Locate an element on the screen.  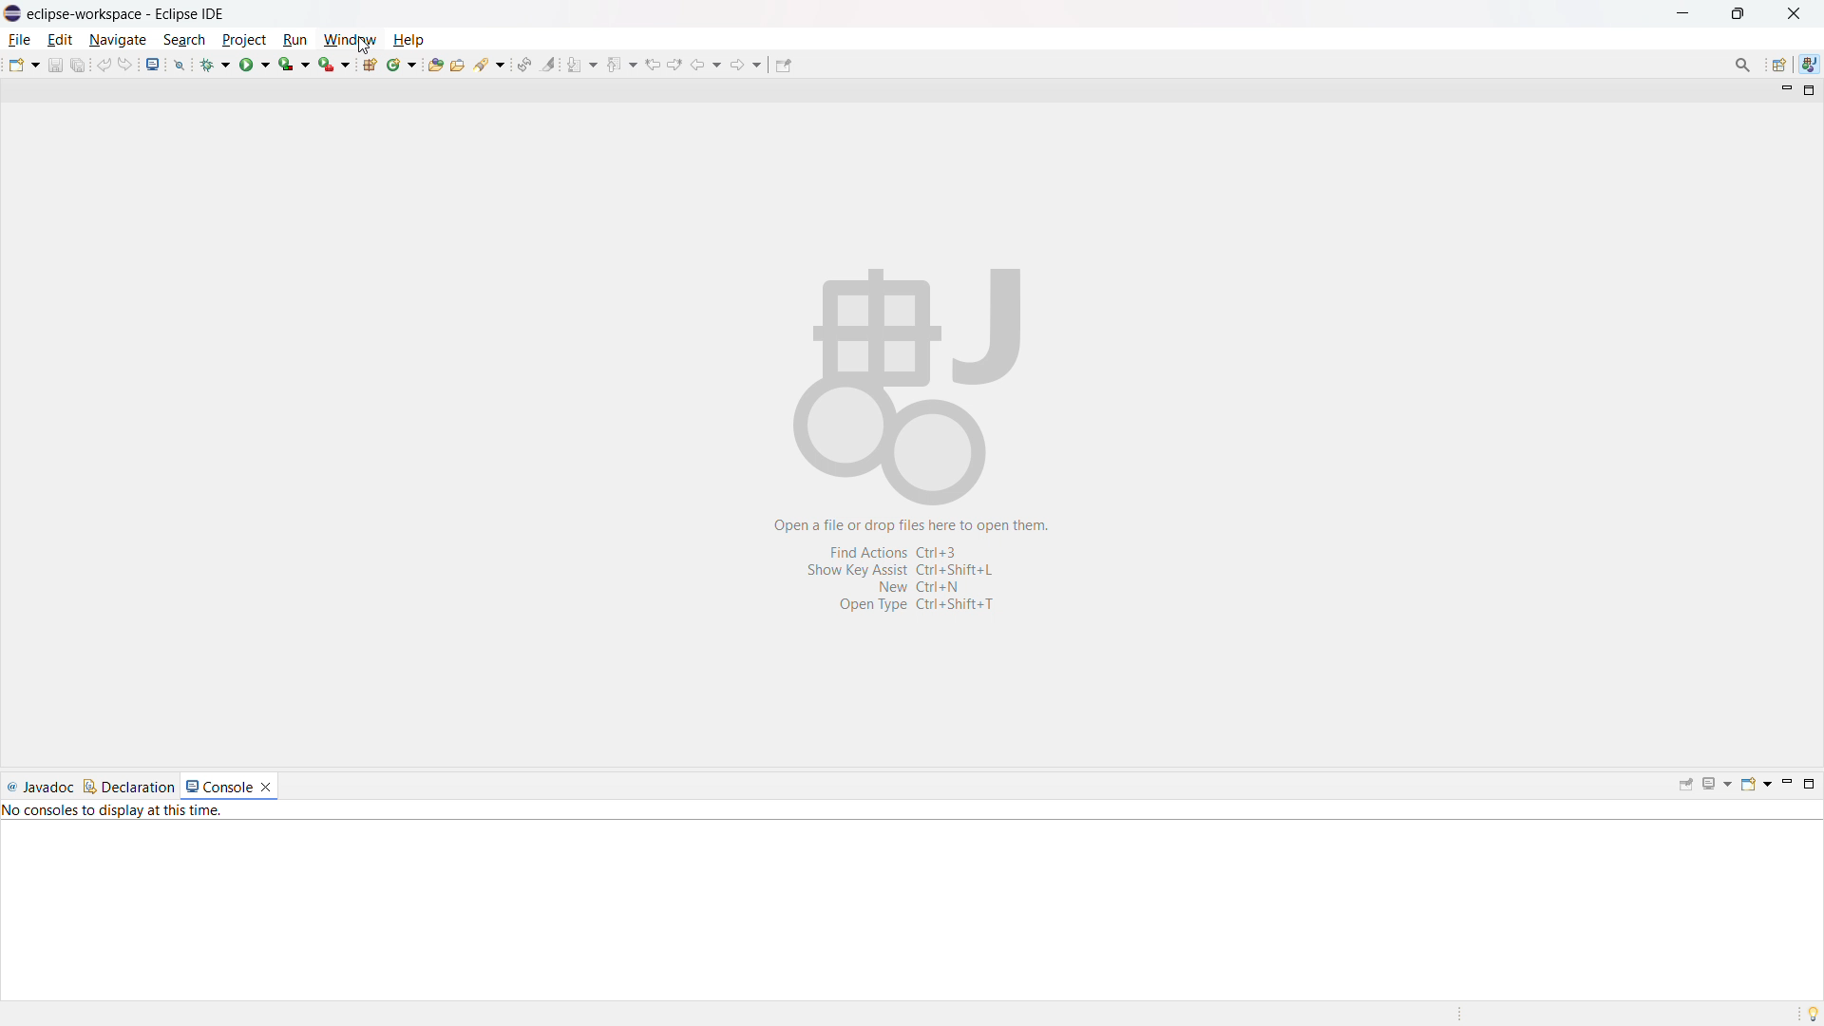
open type is located at coordinates (435, 64).